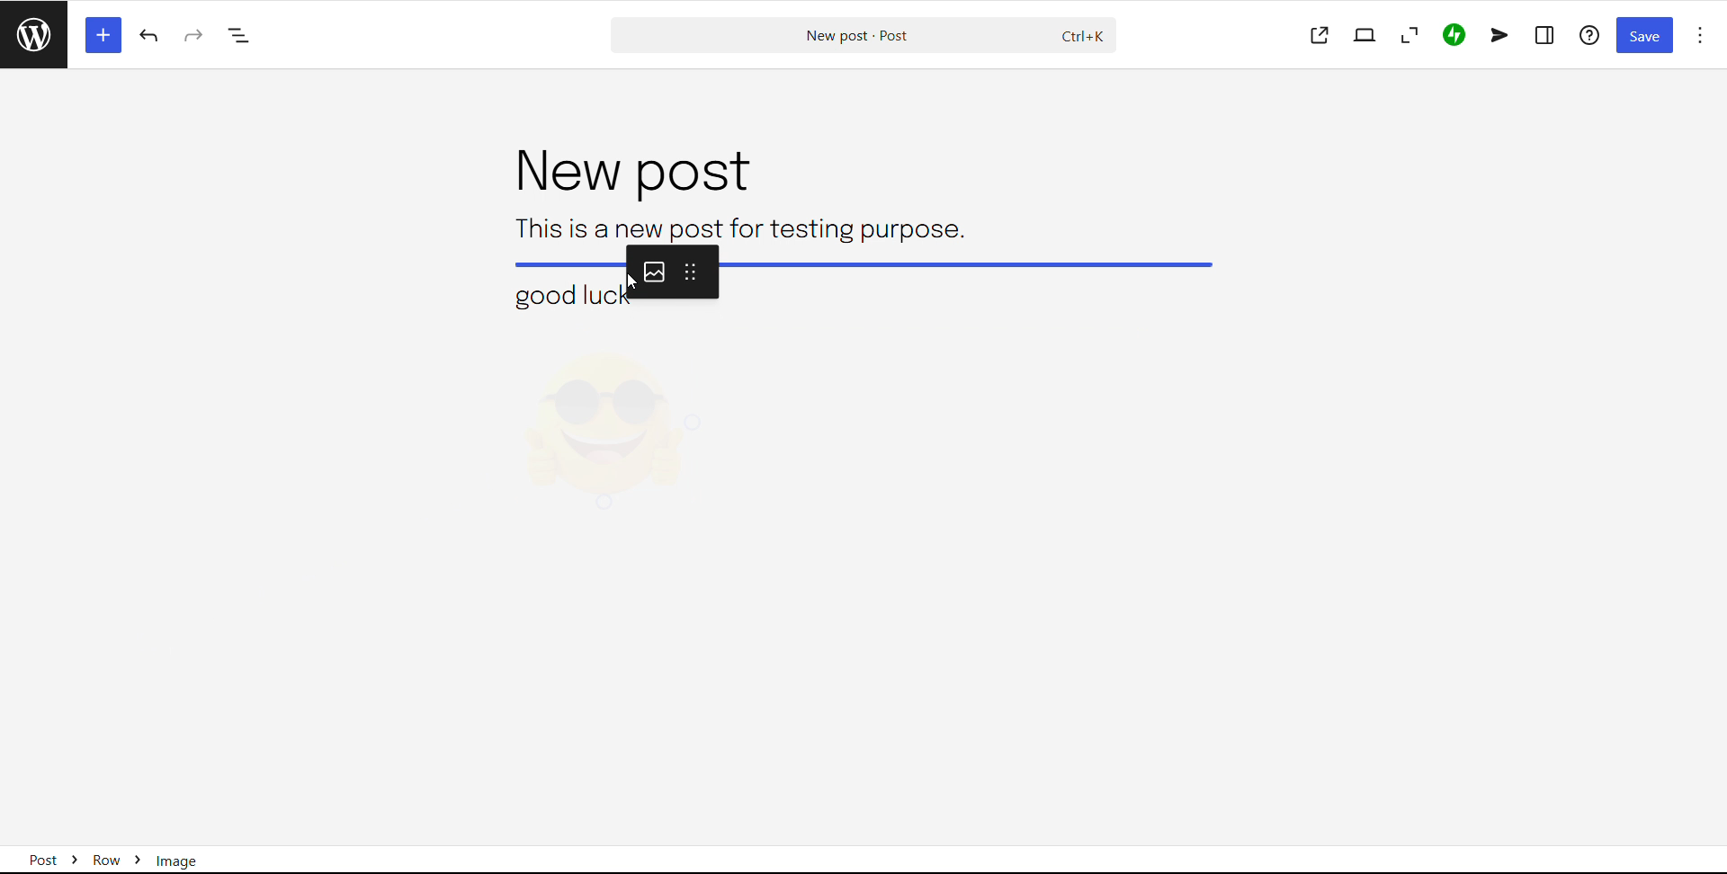 The height and width of the screenshot is (874, 1727). Describe the element at coordinates (151, 36) in the screenshot. I see `undo` at that location.